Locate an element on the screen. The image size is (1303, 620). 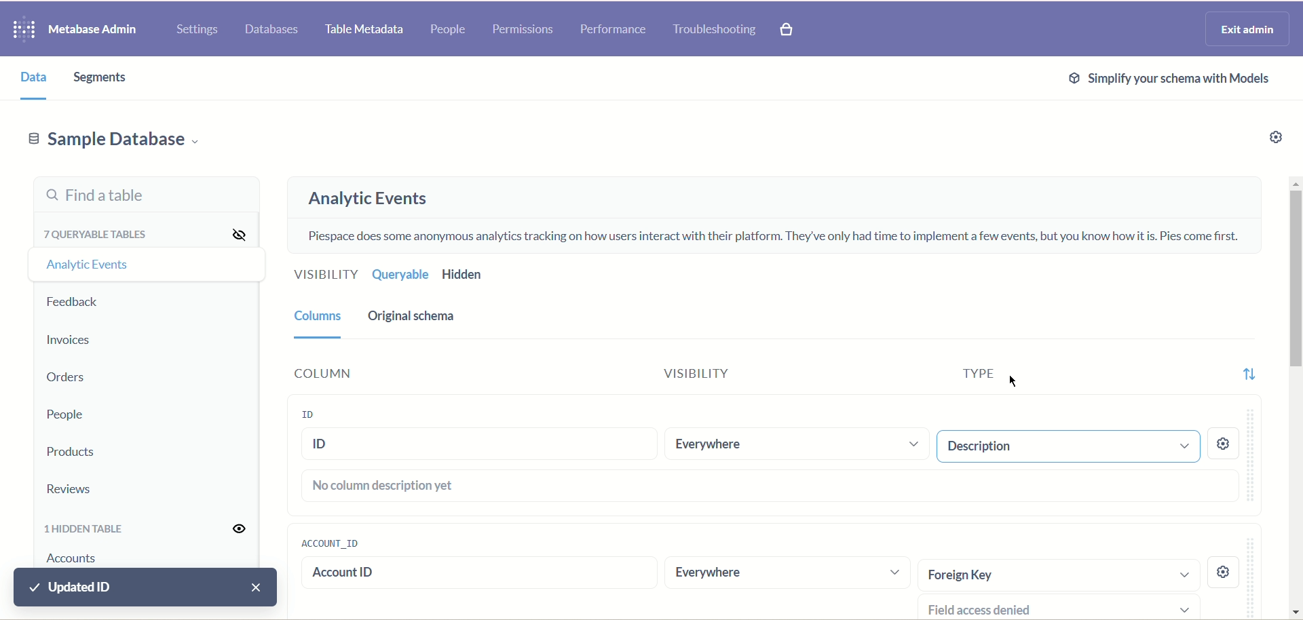
logo is located at coordinates (20, 31).